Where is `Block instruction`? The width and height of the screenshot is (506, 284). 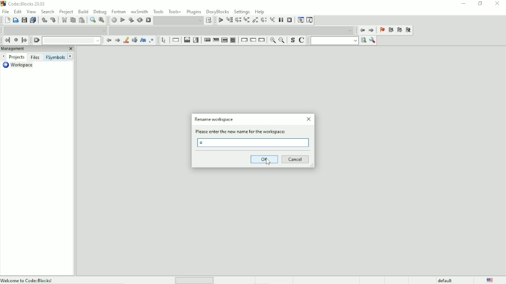
Block instruction is located at coordinates (234, 41).